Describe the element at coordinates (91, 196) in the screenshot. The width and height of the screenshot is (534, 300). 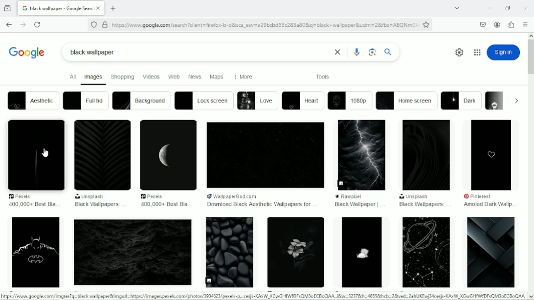
I see `unsplash` at that location.